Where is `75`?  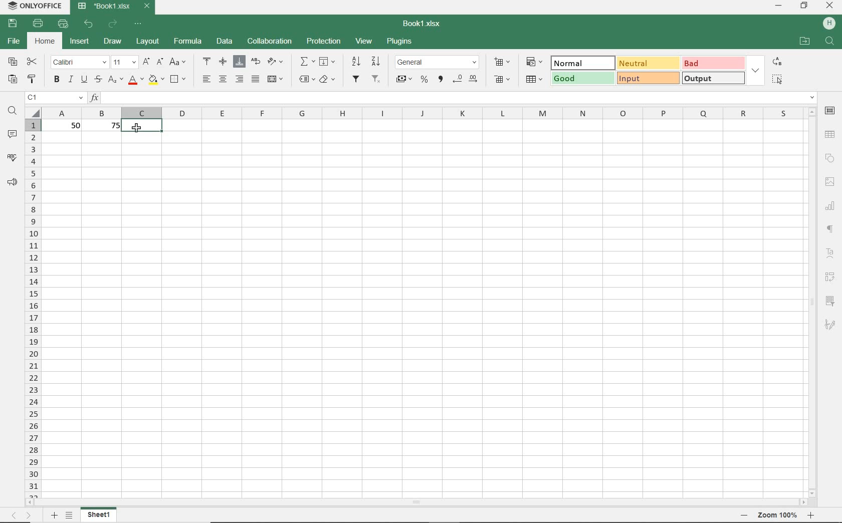
75 is located at coordinates (111, 127).